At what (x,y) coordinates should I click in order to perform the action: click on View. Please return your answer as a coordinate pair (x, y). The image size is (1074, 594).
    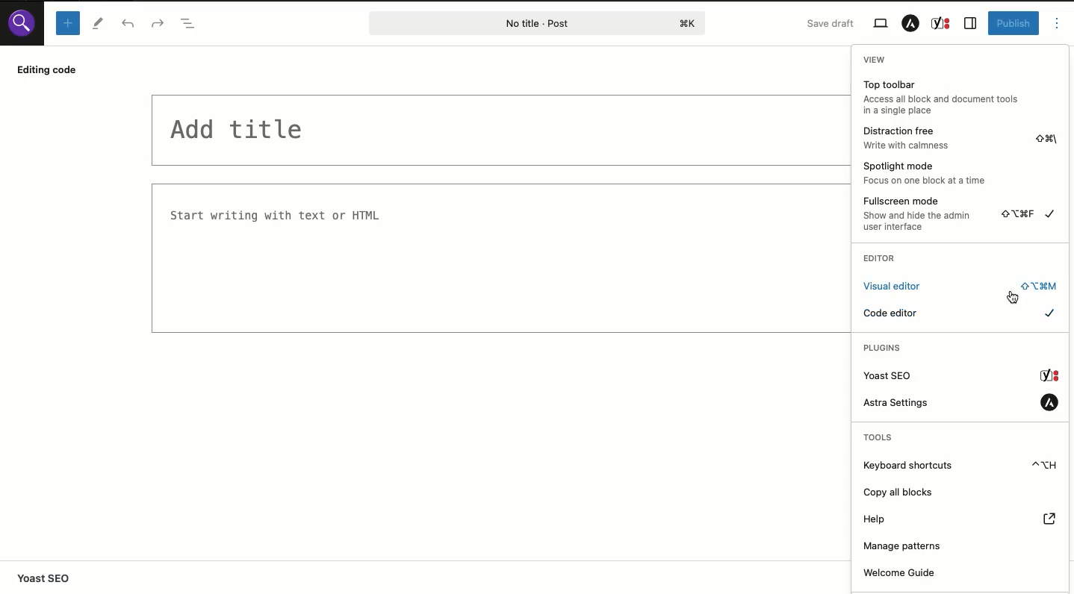
    Looking at the image, I should click on (877, 58).